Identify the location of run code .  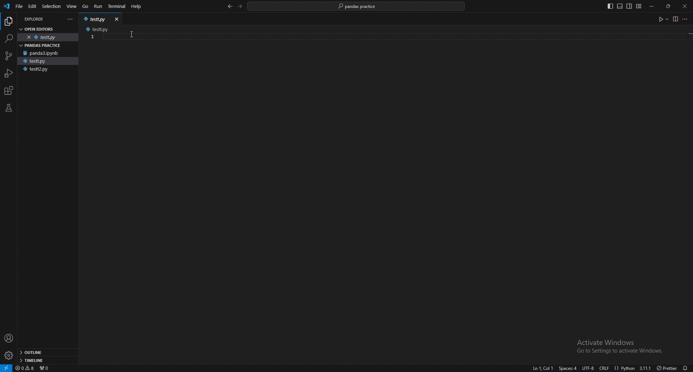
(663, 19).